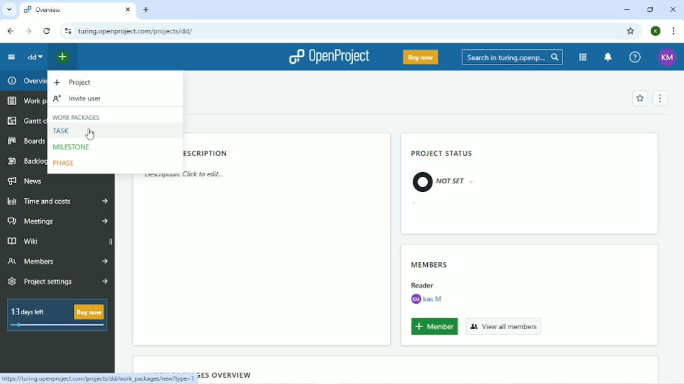  What do you see at coordinates (48, 31) in the screenshot?
I see `Reload this page` at bounding box center [48, 31].